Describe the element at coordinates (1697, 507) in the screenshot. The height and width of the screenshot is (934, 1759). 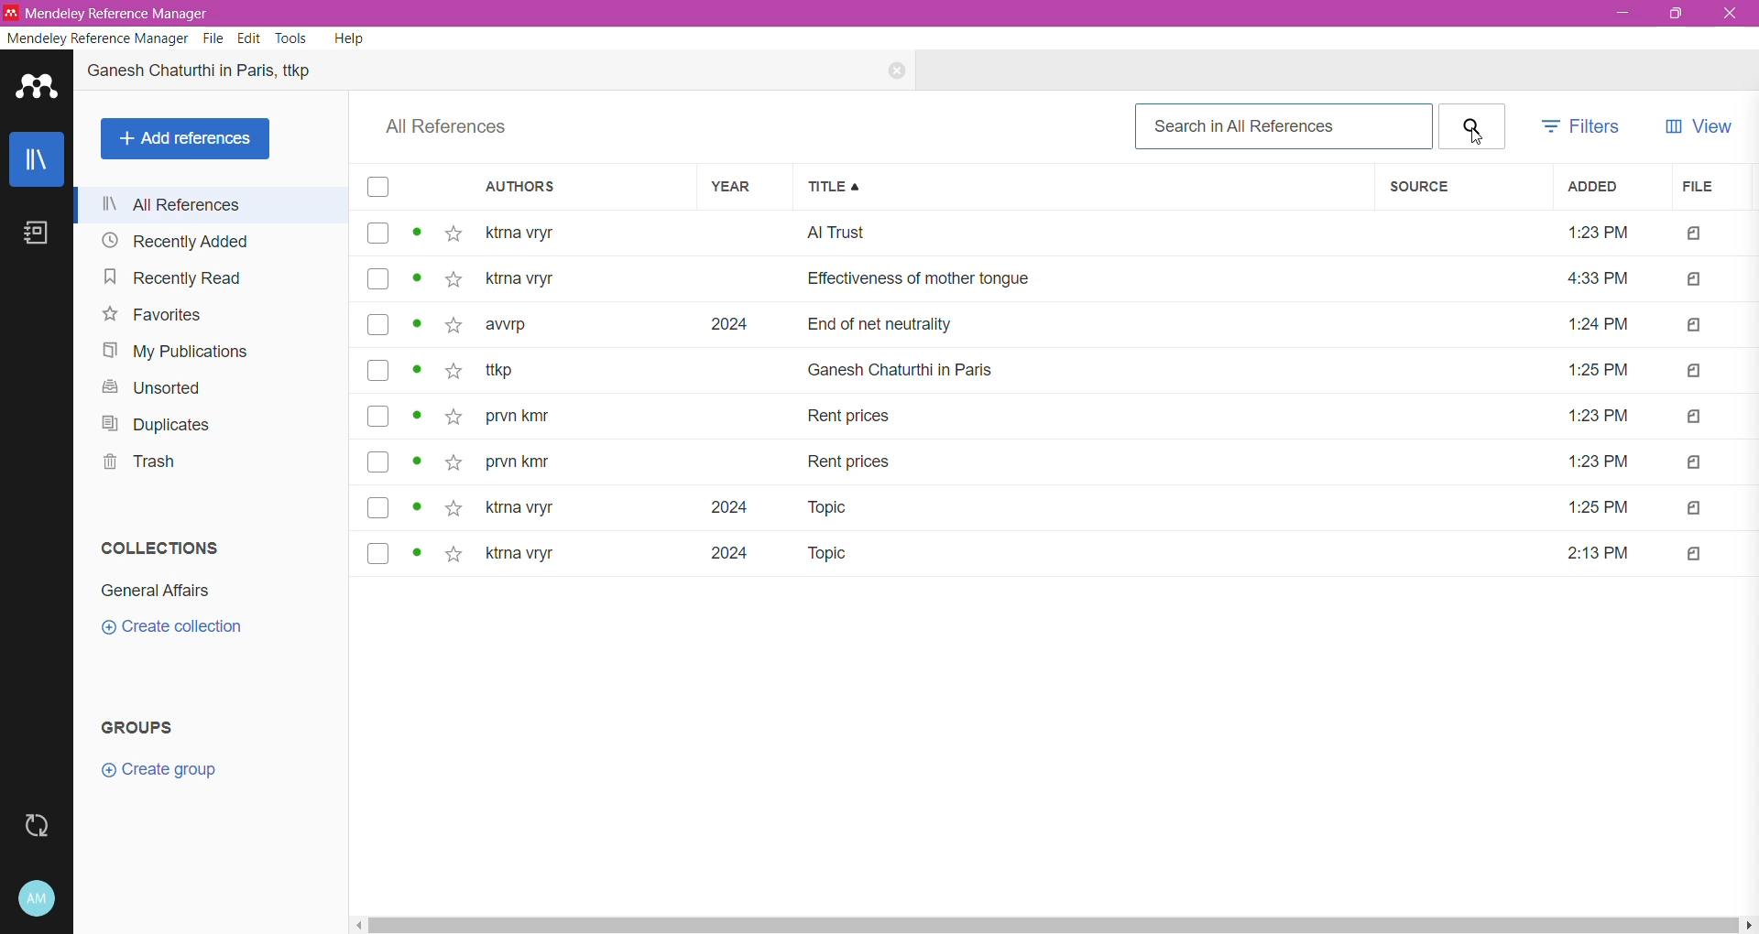
I see `file type` at that location.